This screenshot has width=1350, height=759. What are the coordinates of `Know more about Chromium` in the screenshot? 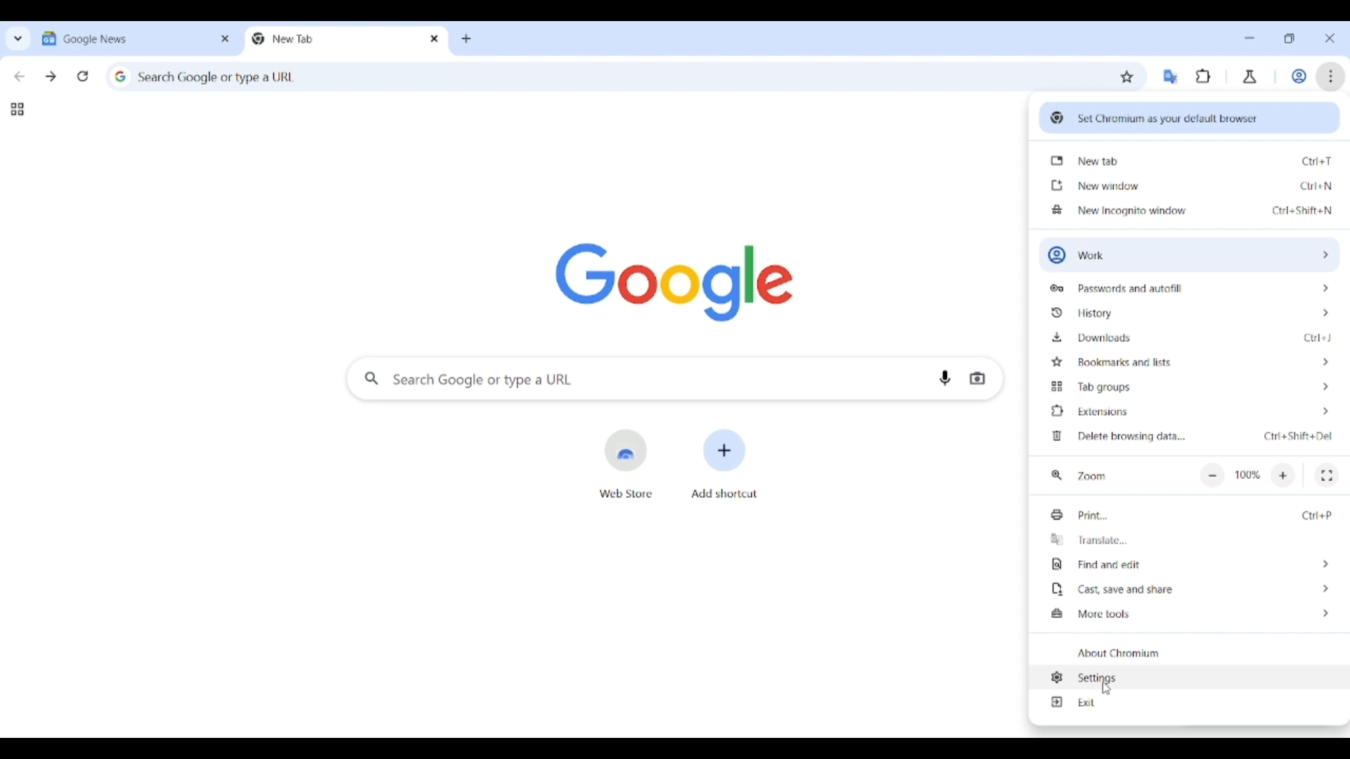 It's located at (1188, 652).